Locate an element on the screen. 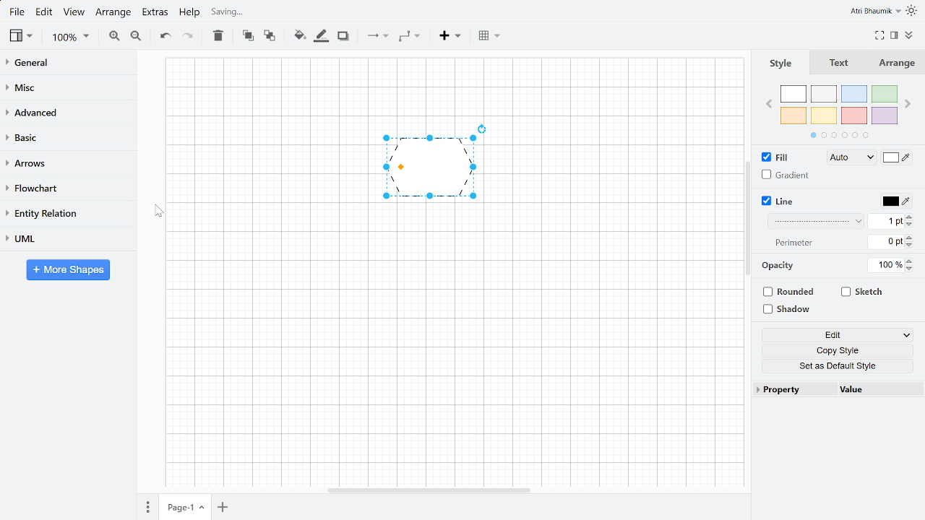 This screenshot has width=925, height=520. Rotate is located at coordinates (483, 129).